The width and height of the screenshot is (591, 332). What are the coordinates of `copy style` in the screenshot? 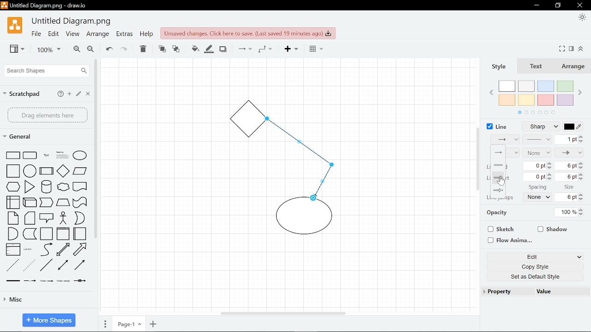 It's located at (533, 268).